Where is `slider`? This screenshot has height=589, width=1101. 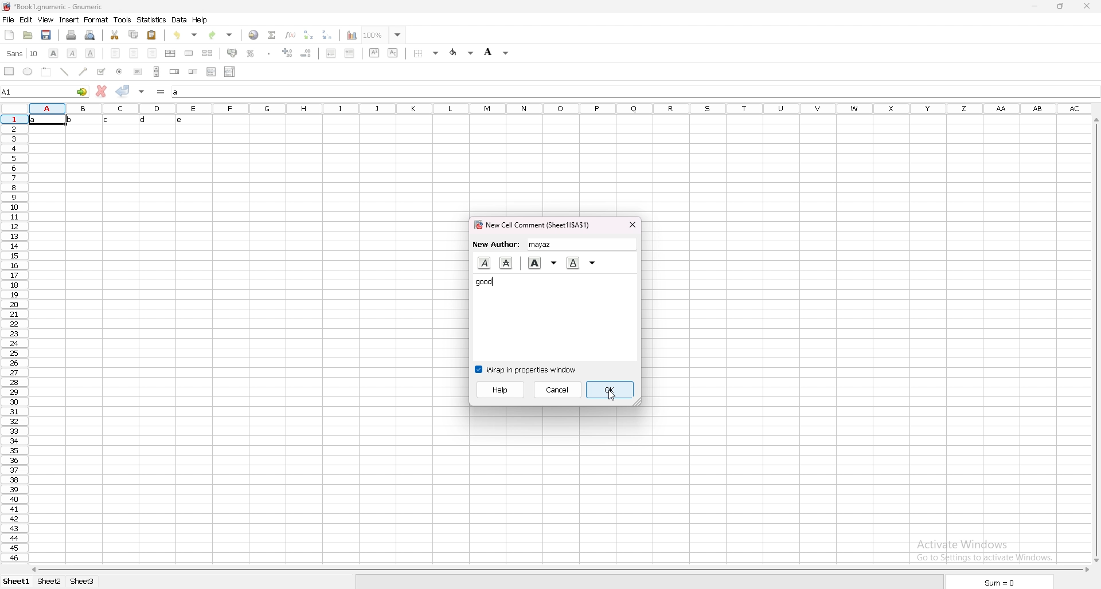
slider is located at coordinates (193, 72).